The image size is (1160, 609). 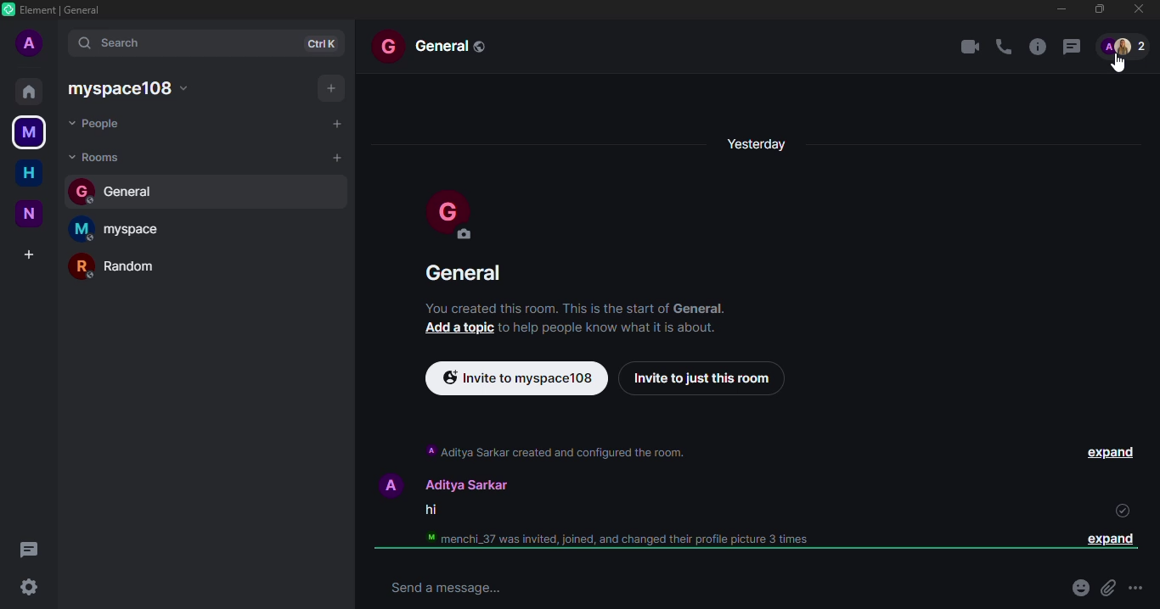 What do you see at coordinates (1135, 589) in the screenshot?
I see `more` at bounding box center [1135, 589].